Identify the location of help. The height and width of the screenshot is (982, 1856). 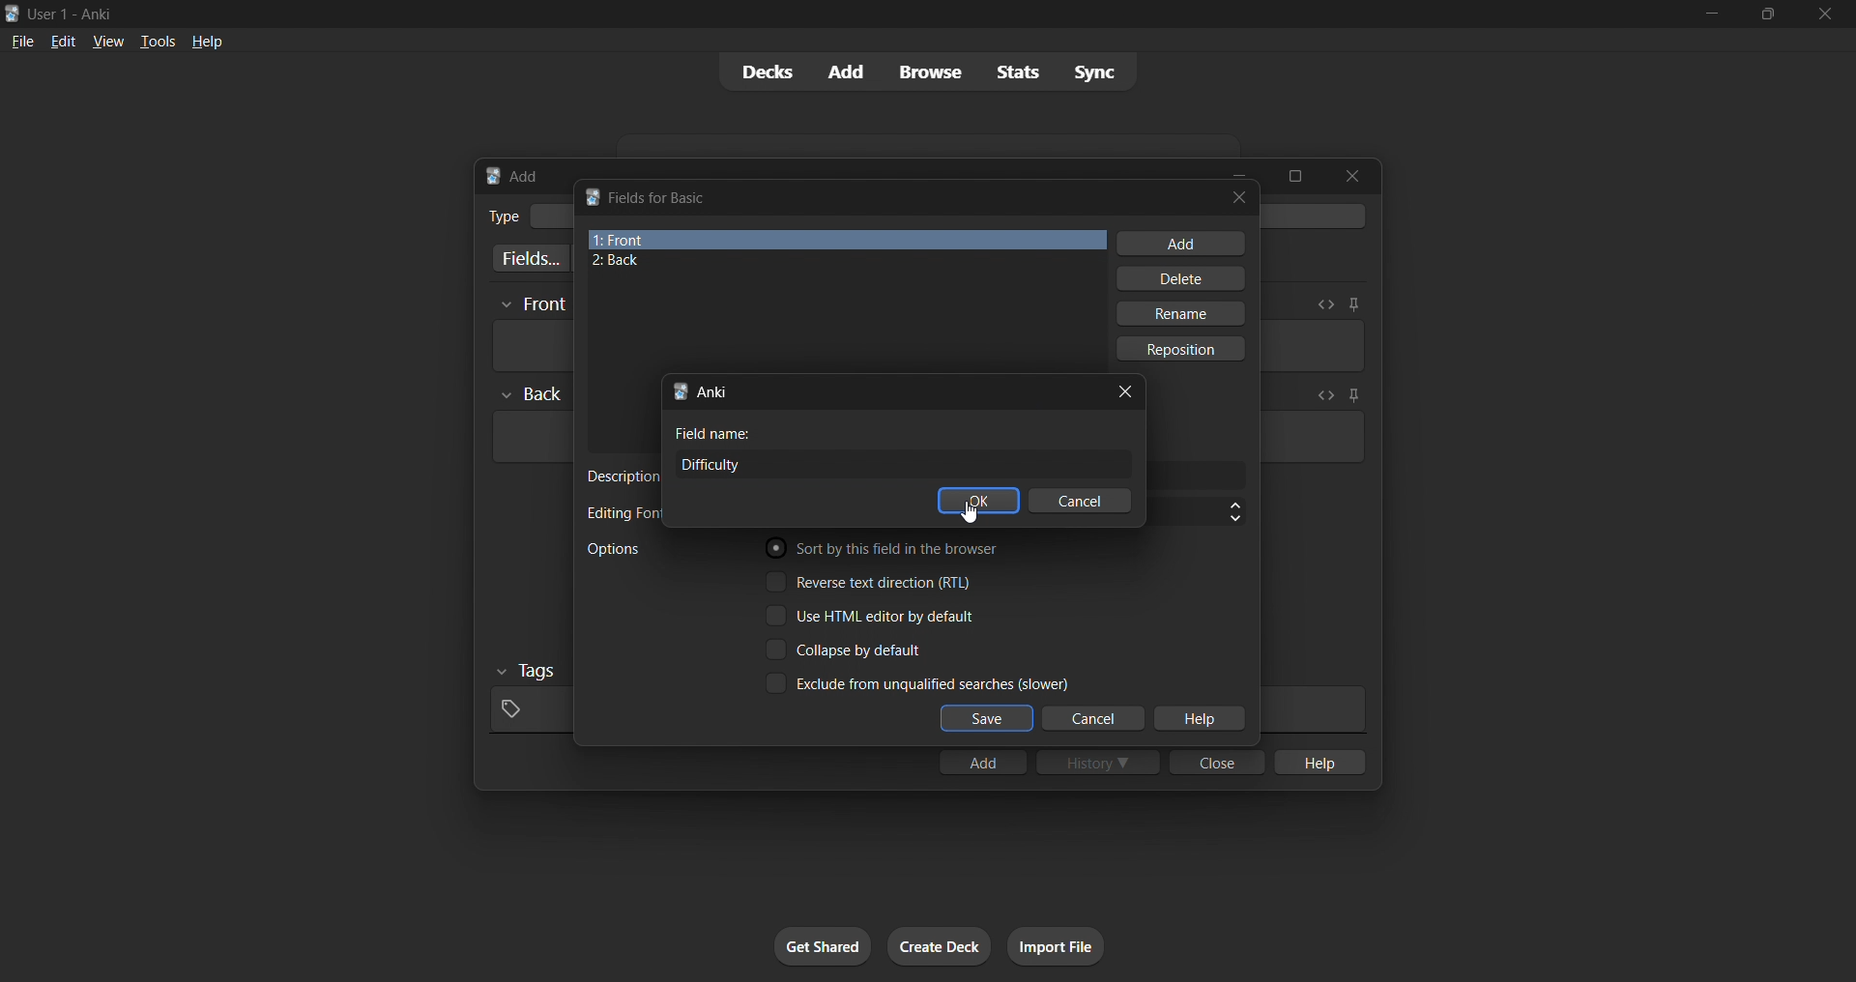
(207, 42).